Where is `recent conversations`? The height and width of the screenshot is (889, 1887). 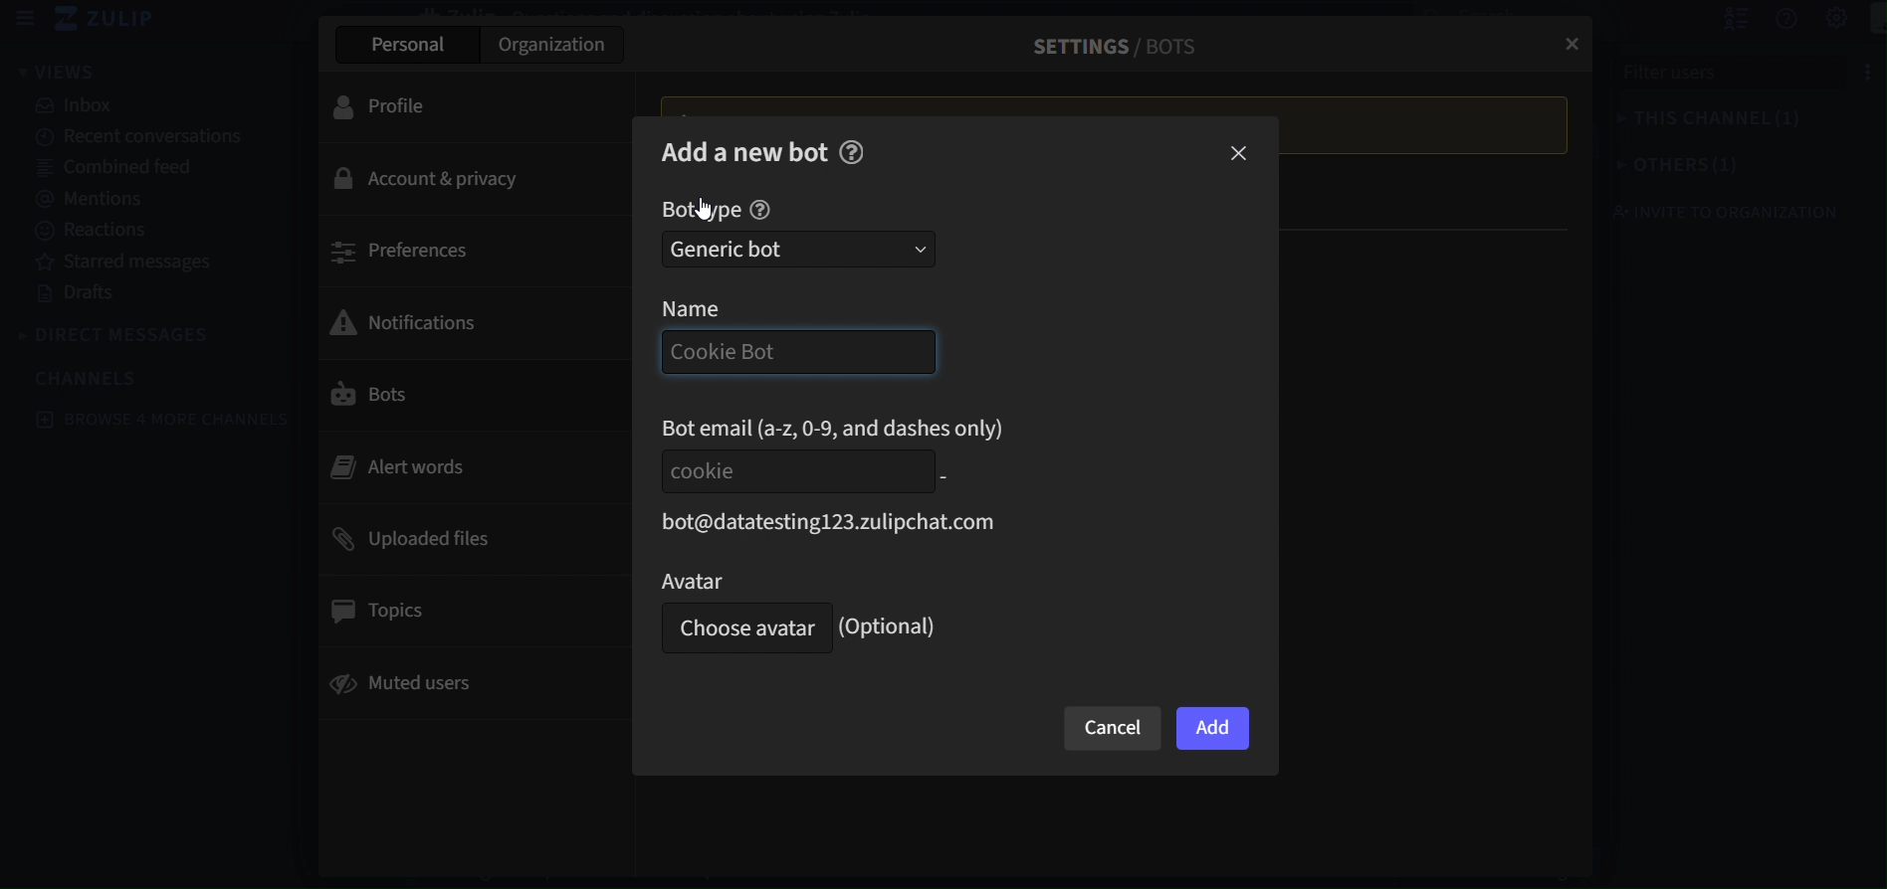
recent conversations is located at coordinates (142, 139).